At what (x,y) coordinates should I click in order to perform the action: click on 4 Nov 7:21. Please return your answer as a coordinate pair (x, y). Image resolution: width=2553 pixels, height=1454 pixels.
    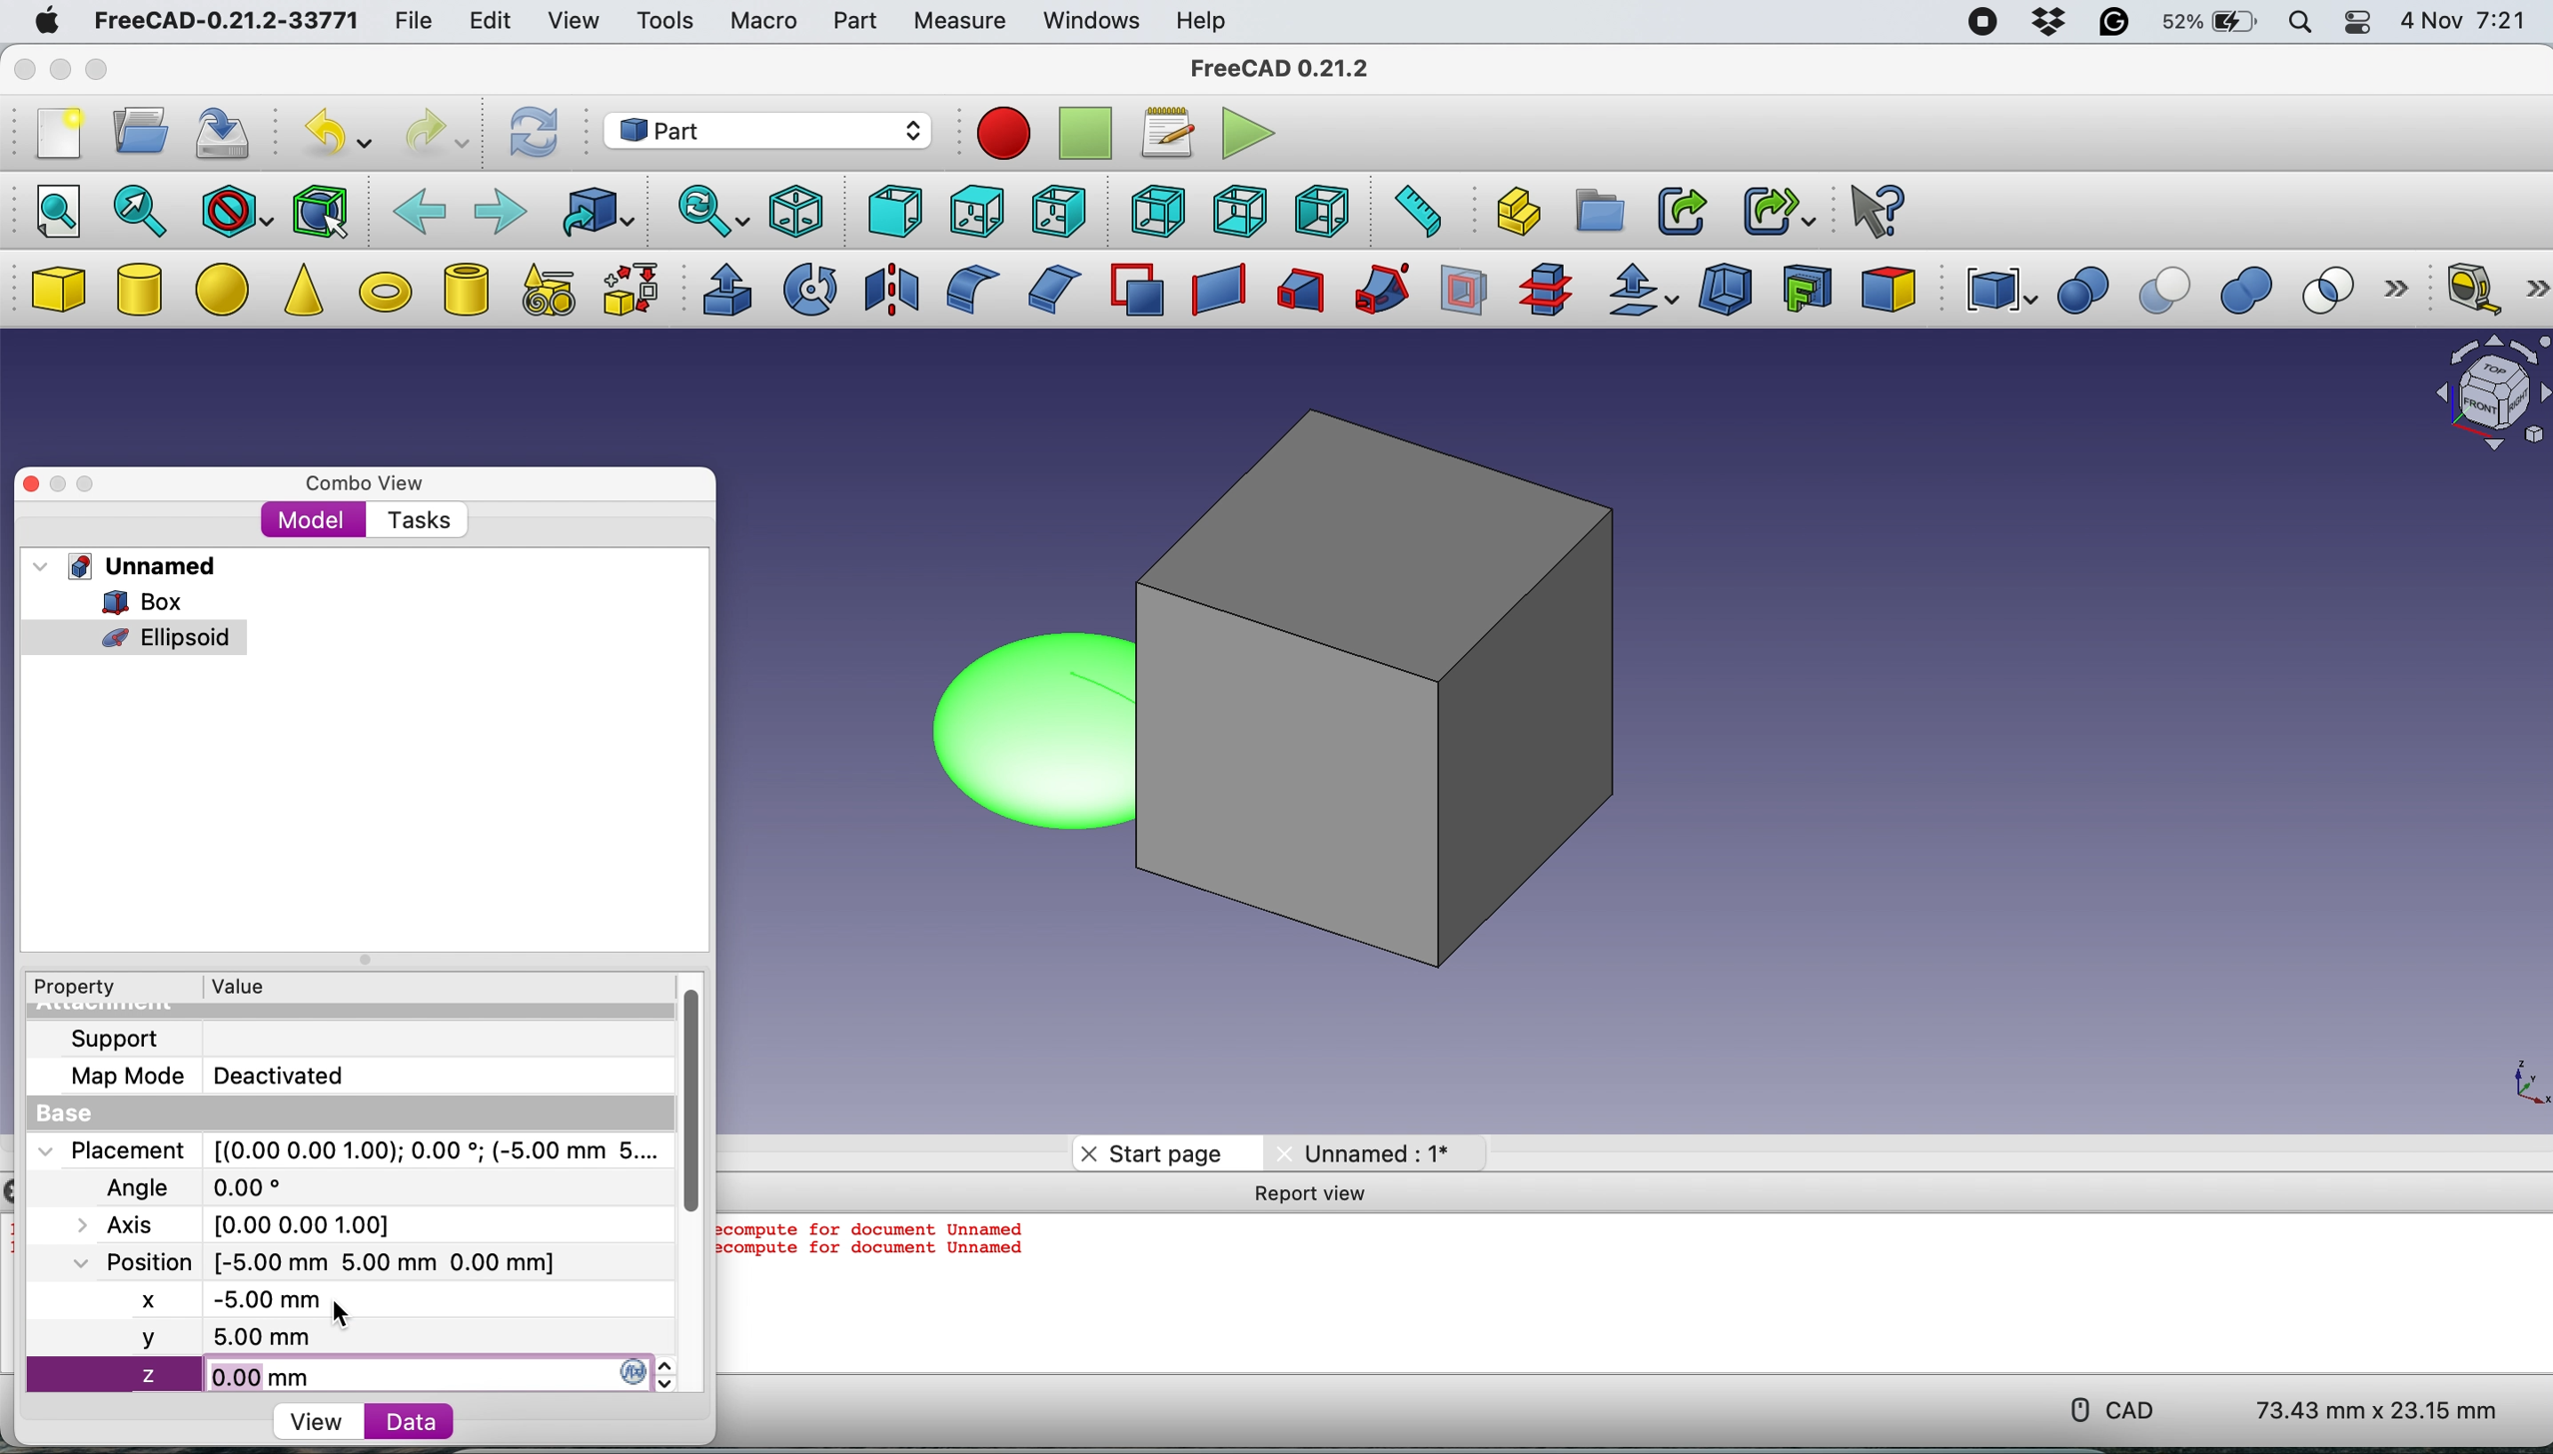
    Looking at the image, I should click on (2467, 25).